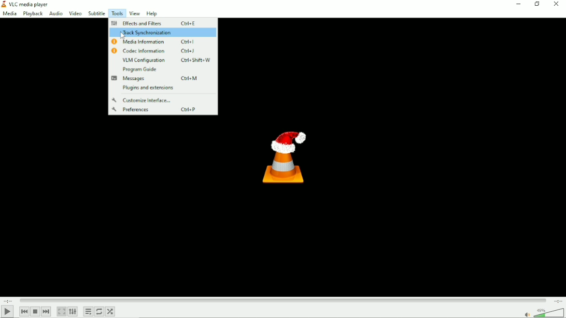  I want to click on Playback, so click(34, 14).